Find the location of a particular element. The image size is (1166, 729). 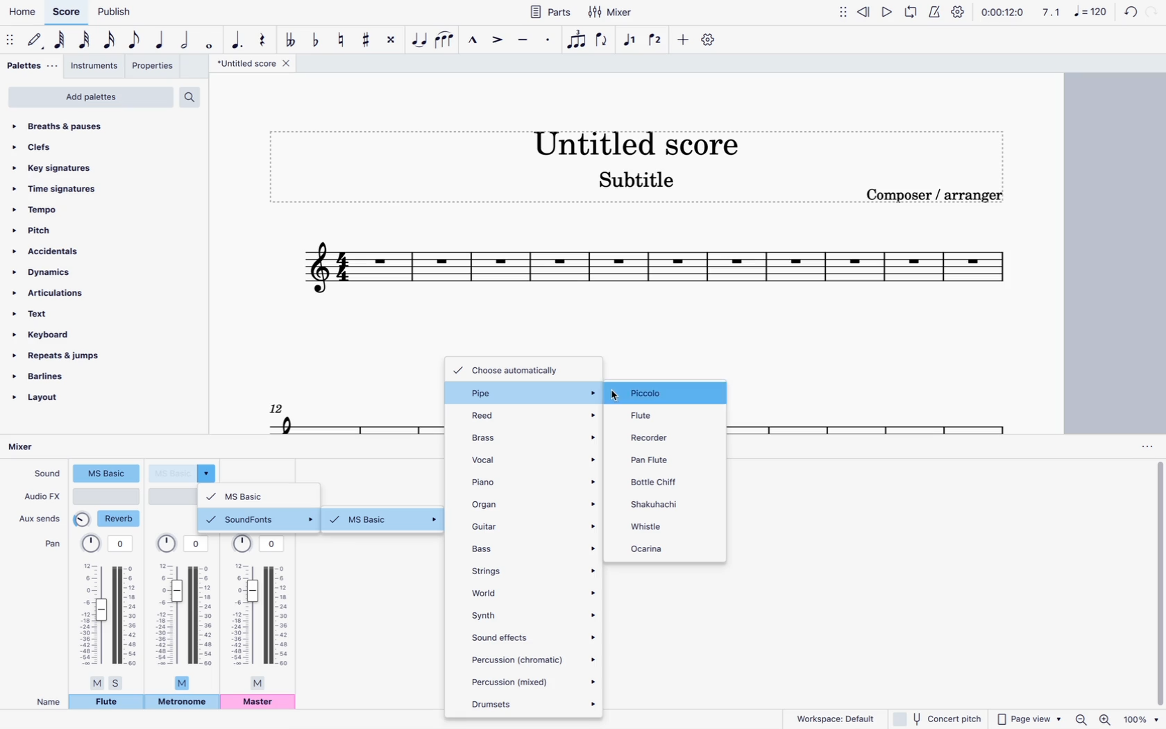

flute is located at coordinates (107, 704).